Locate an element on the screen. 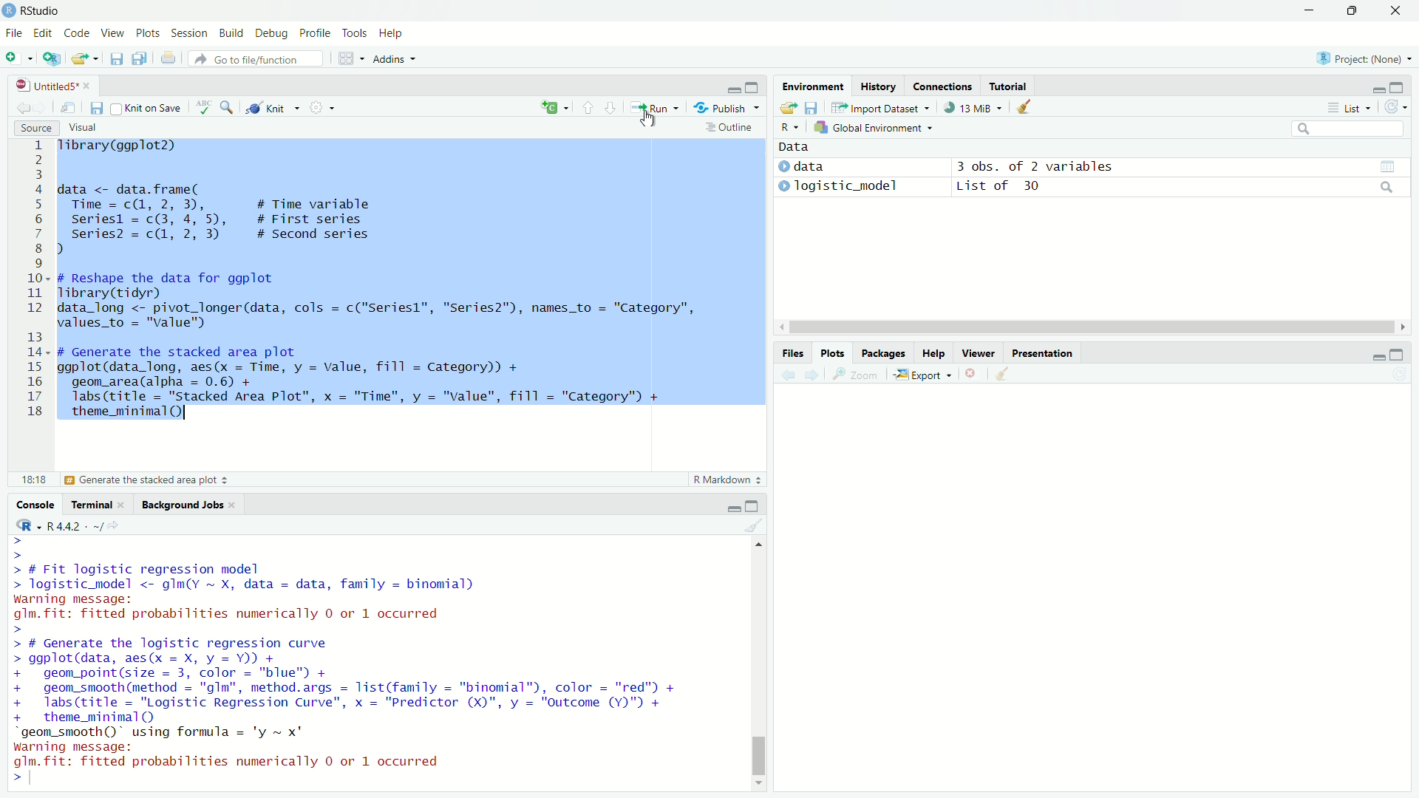 The height and width of the screenshot is (798, 1419). : Outline is located at coordinates (735, 129).